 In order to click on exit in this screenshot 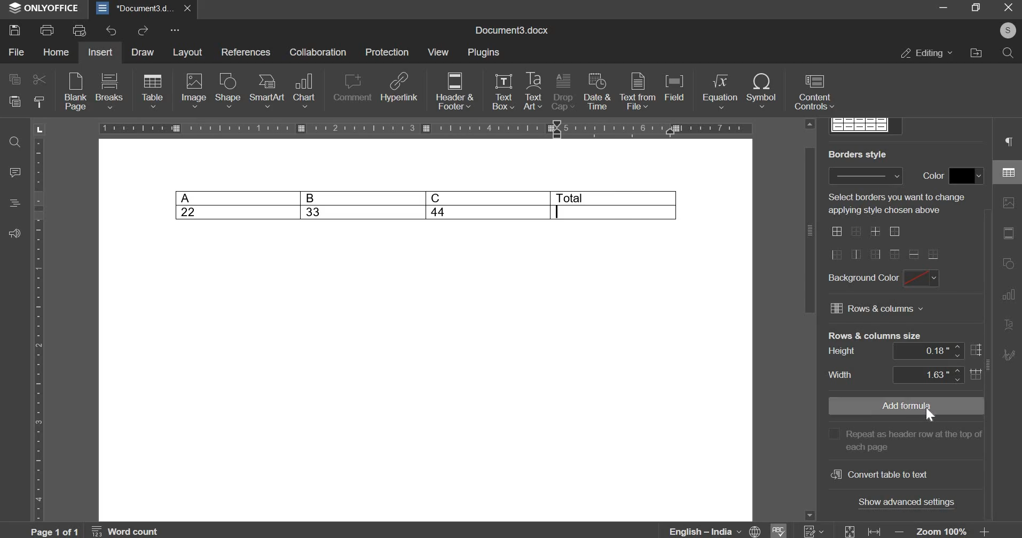, I will do `click(1009, 9)`.